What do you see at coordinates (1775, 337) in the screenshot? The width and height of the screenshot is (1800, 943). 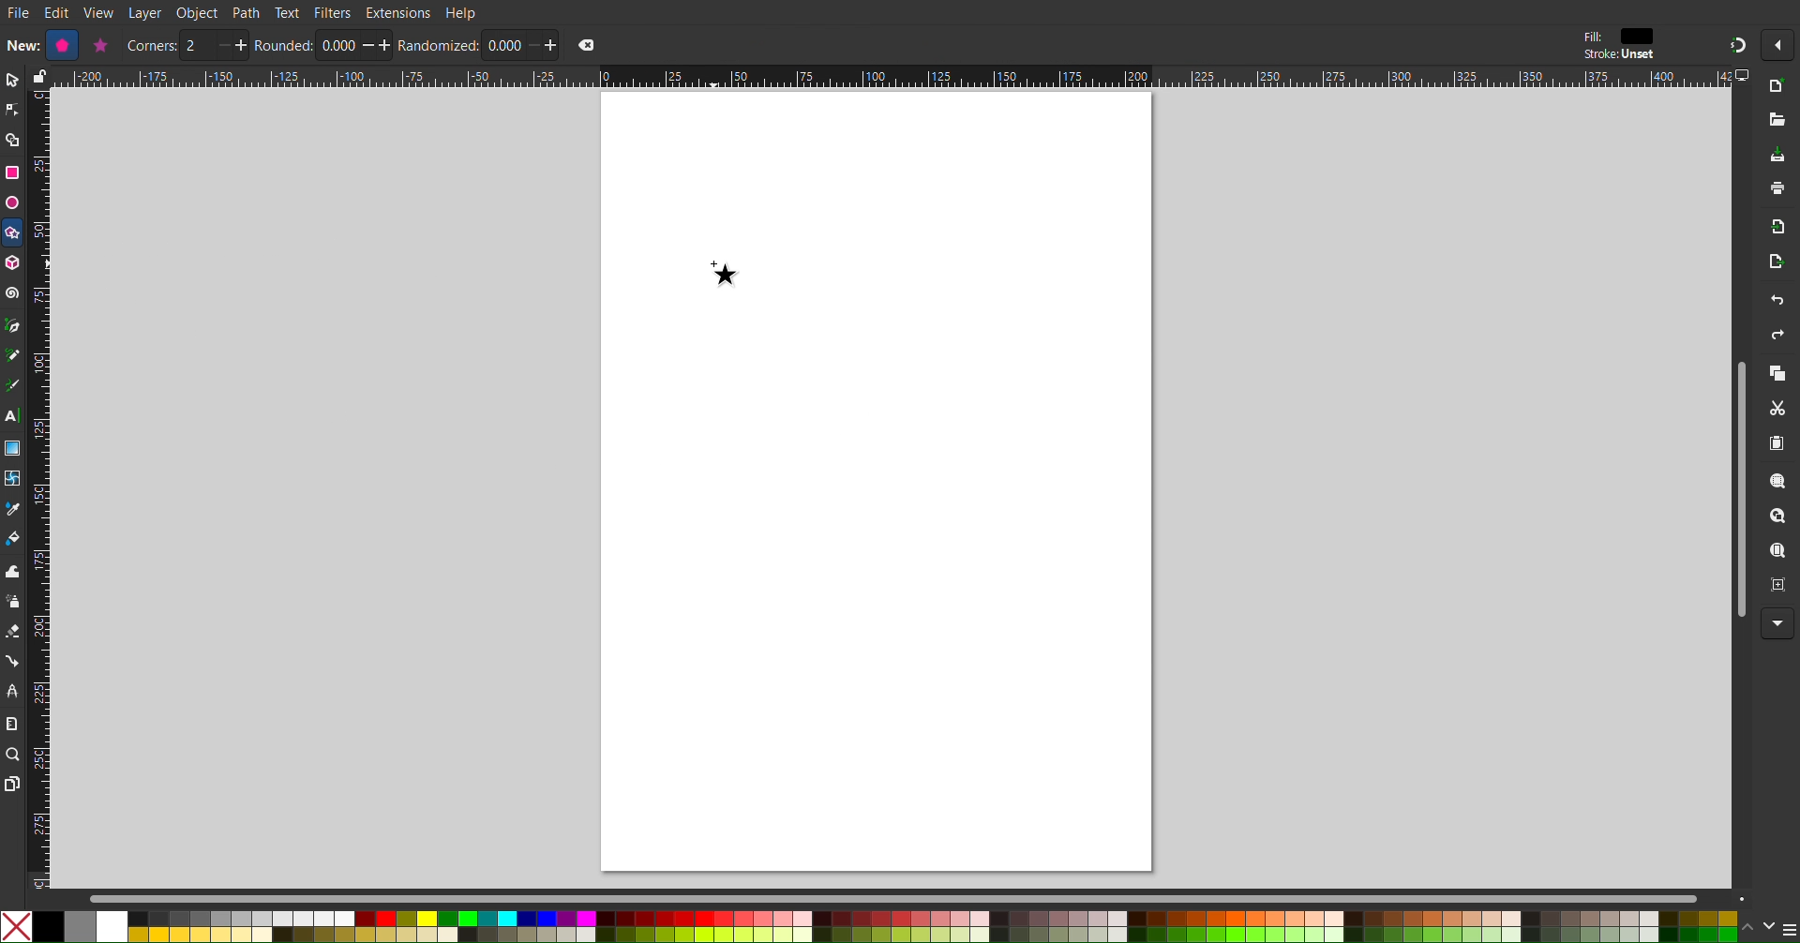 I see `Redo` at bounding box center [1775, 337].